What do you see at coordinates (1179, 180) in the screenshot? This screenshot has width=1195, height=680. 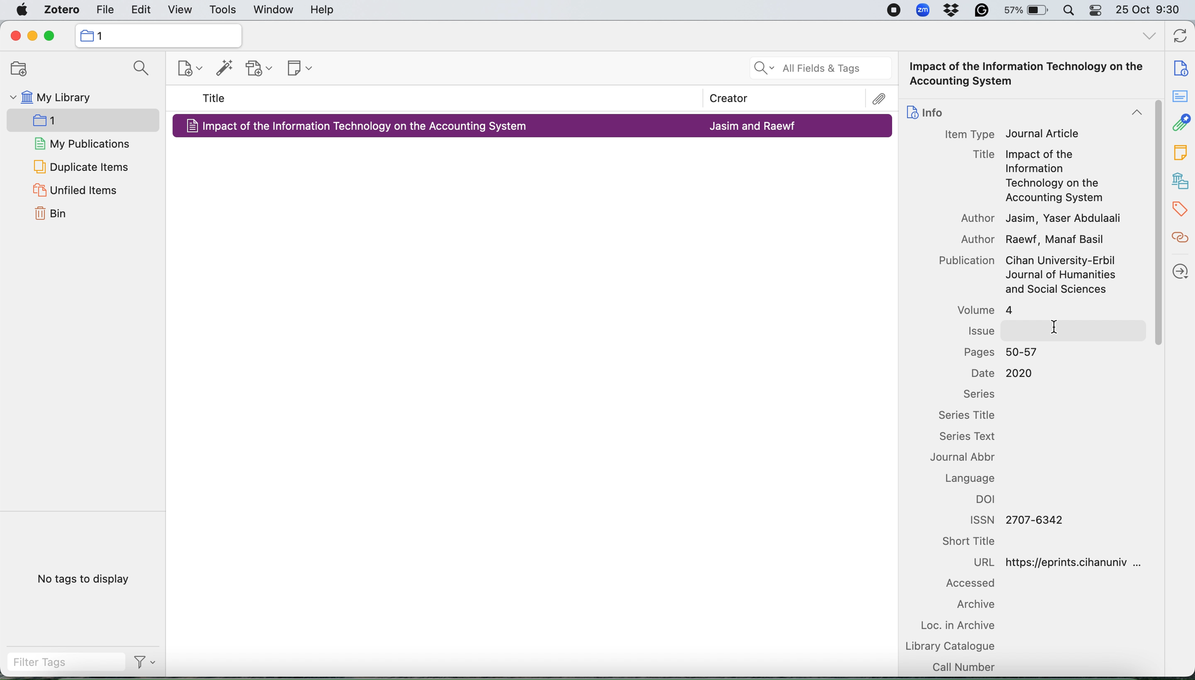 I see `library and collections` at bounding box center [1179, 180].